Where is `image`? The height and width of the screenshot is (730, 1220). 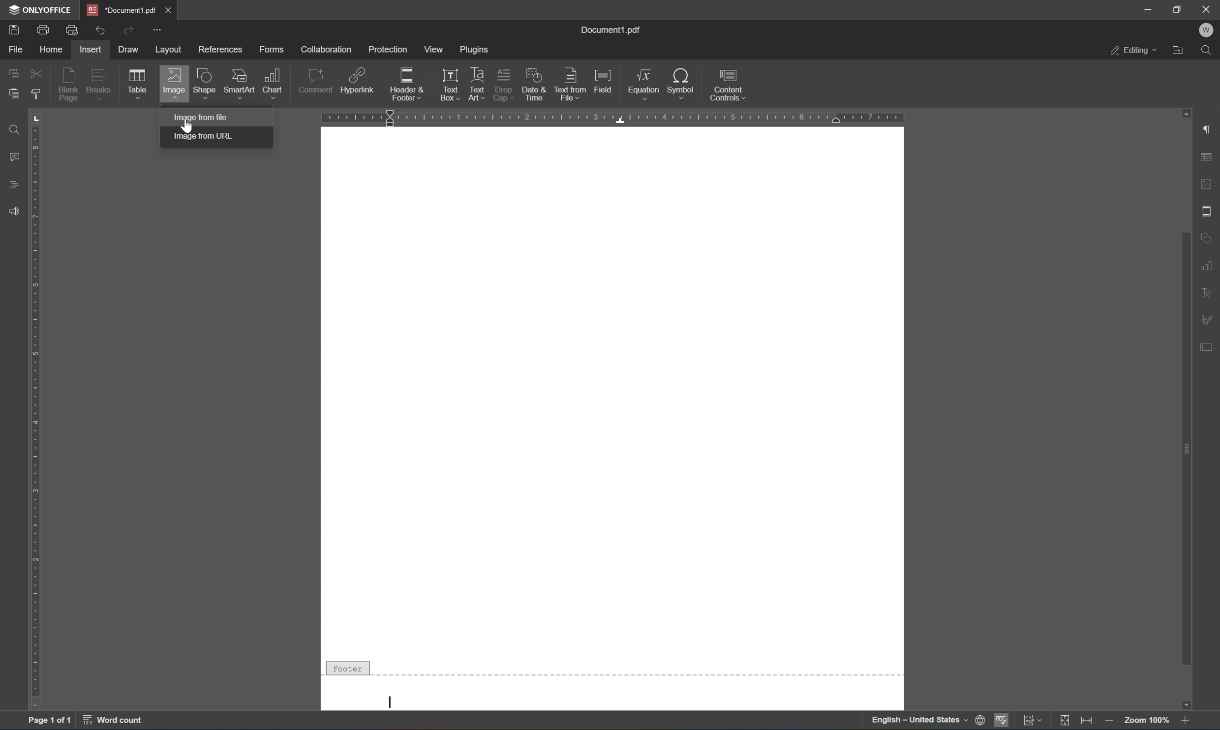 image is located at coordinates (171, 85).